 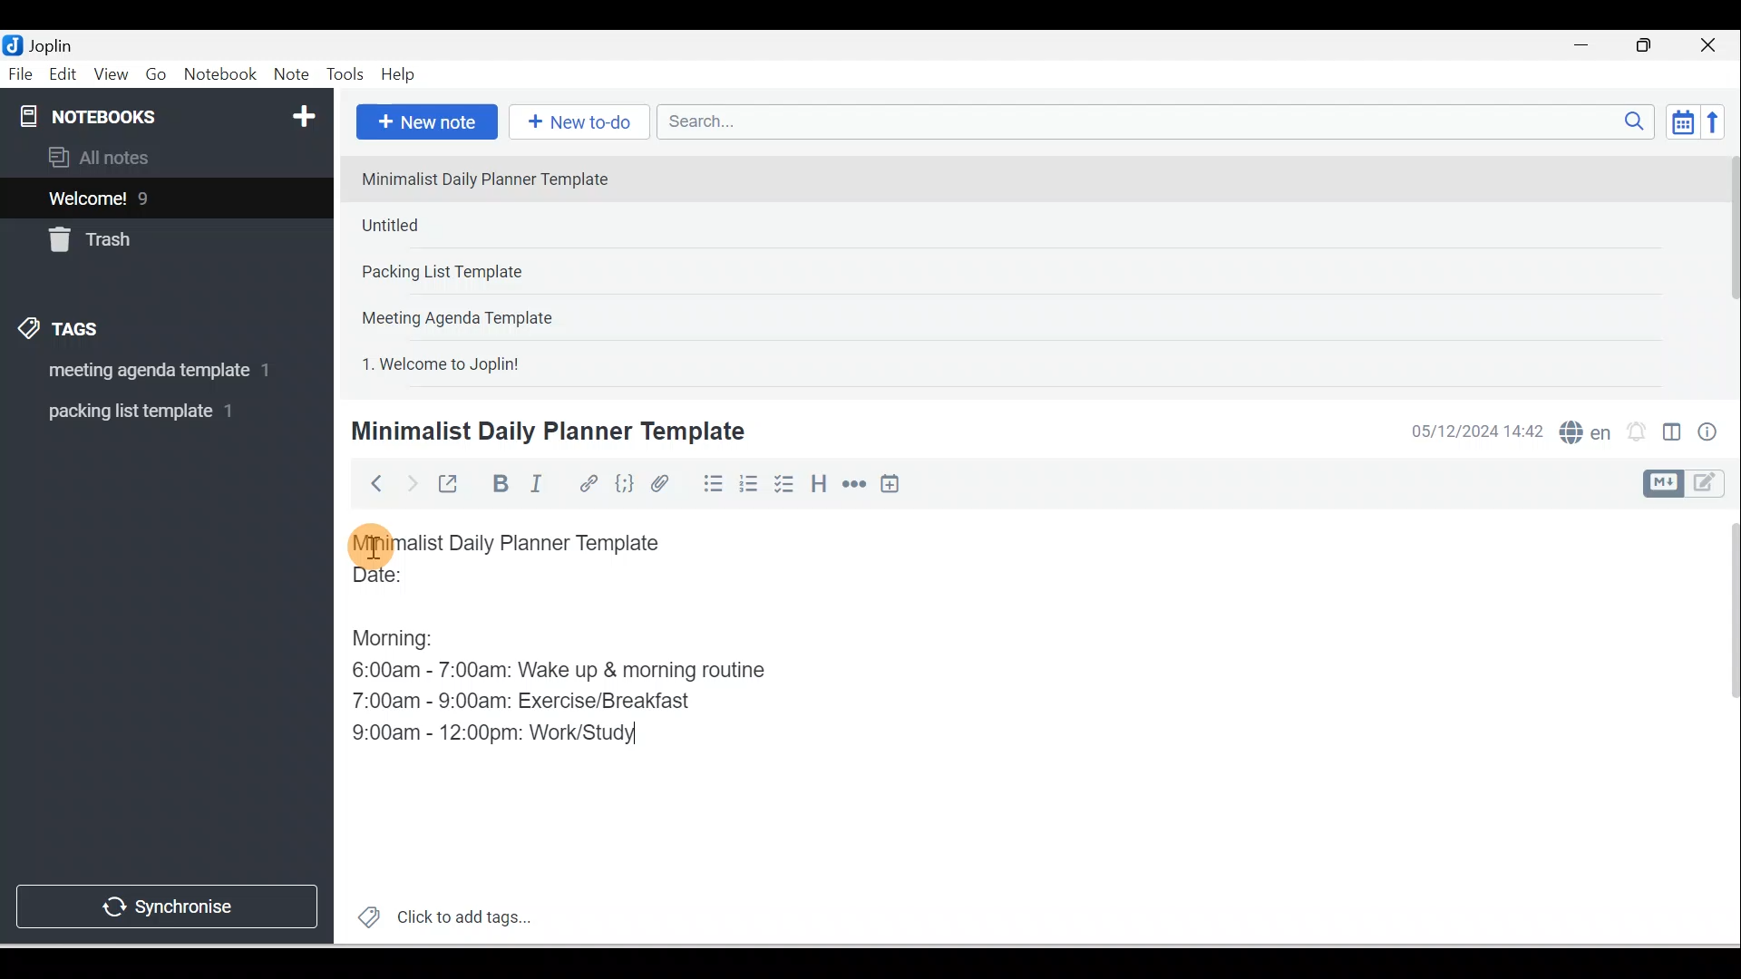 I want to click on Note 2, so click(x=480, y=225).